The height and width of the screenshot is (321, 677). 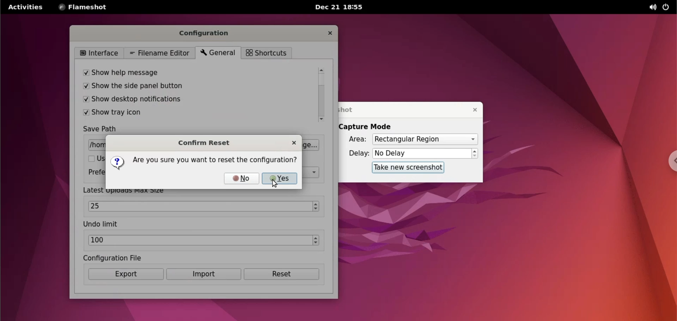 I want to click on show tray icon, so click(x=175, y=114).